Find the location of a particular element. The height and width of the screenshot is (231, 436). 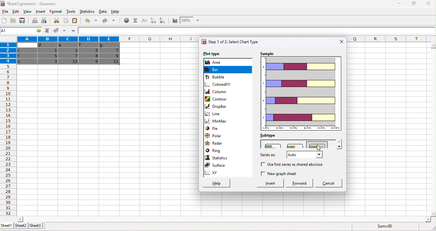

bubble is located at coordinates (217, 77).